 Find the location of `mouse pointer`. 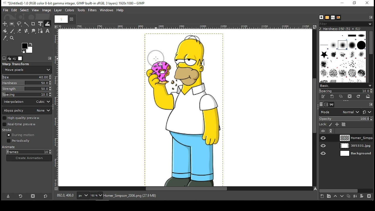

mouse pointer is located at coordinates (155, 58).